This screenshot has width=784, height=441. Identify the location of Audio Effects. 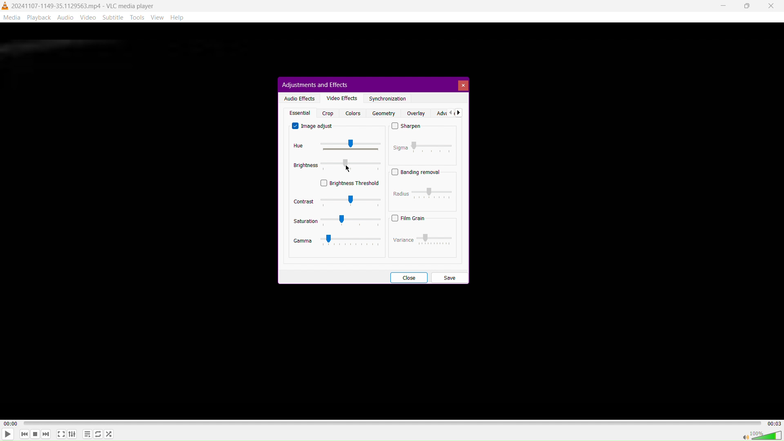
(298, 98).